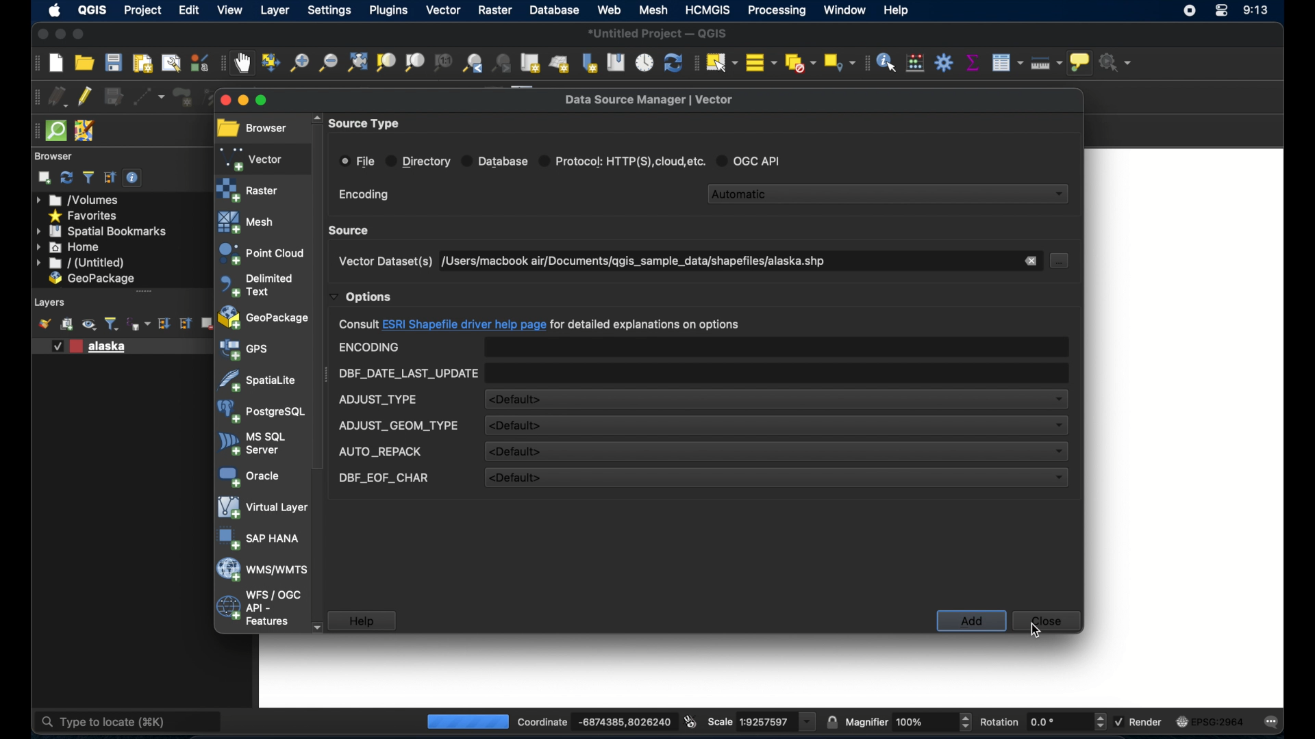  What do you see at coordinates (358, 161) in the screenshot?
I see `File` at bounding box center [358, 161].